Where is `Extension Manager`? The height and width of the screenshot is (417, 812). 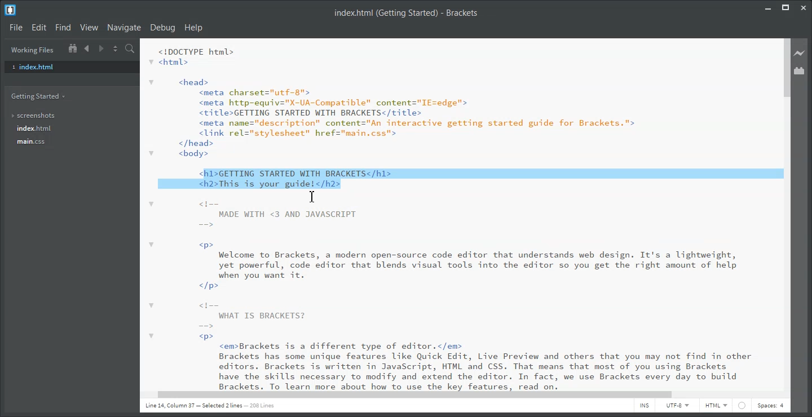
Extension Manager is located at coordinates (801, 70).